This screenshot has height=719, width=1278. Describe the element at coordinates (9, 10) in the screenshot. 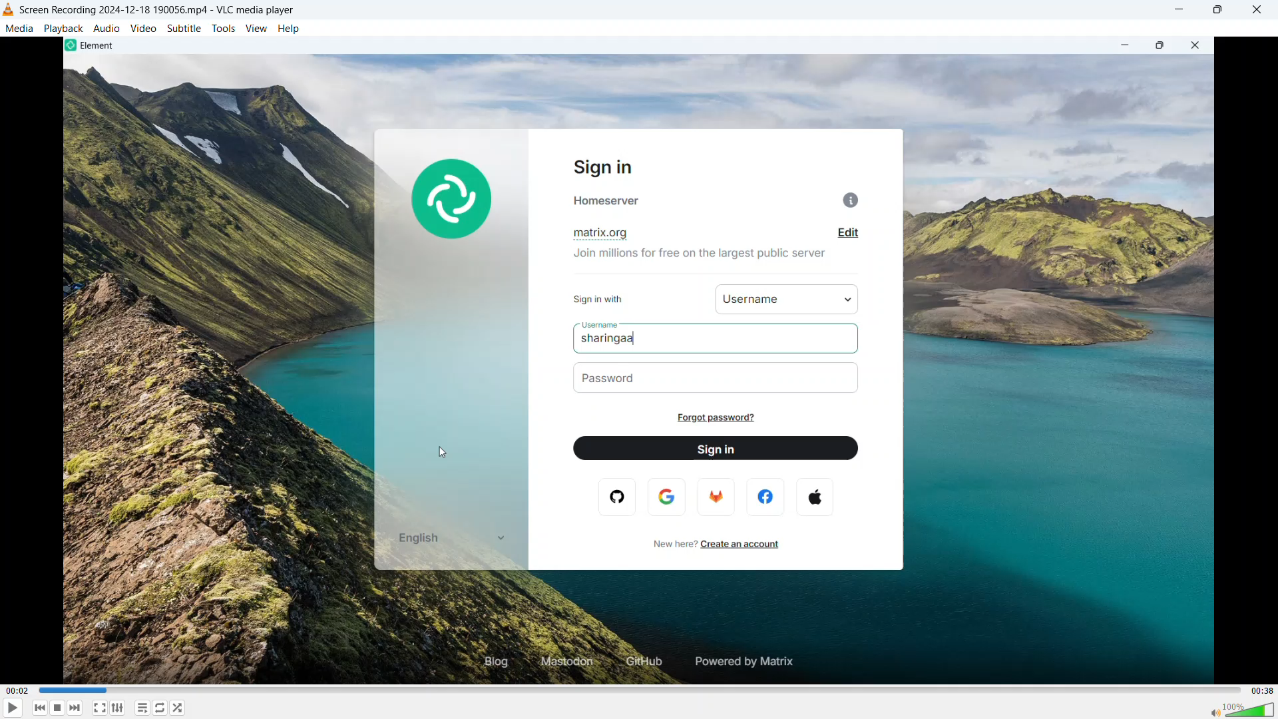

I see `Logo ` at that location.